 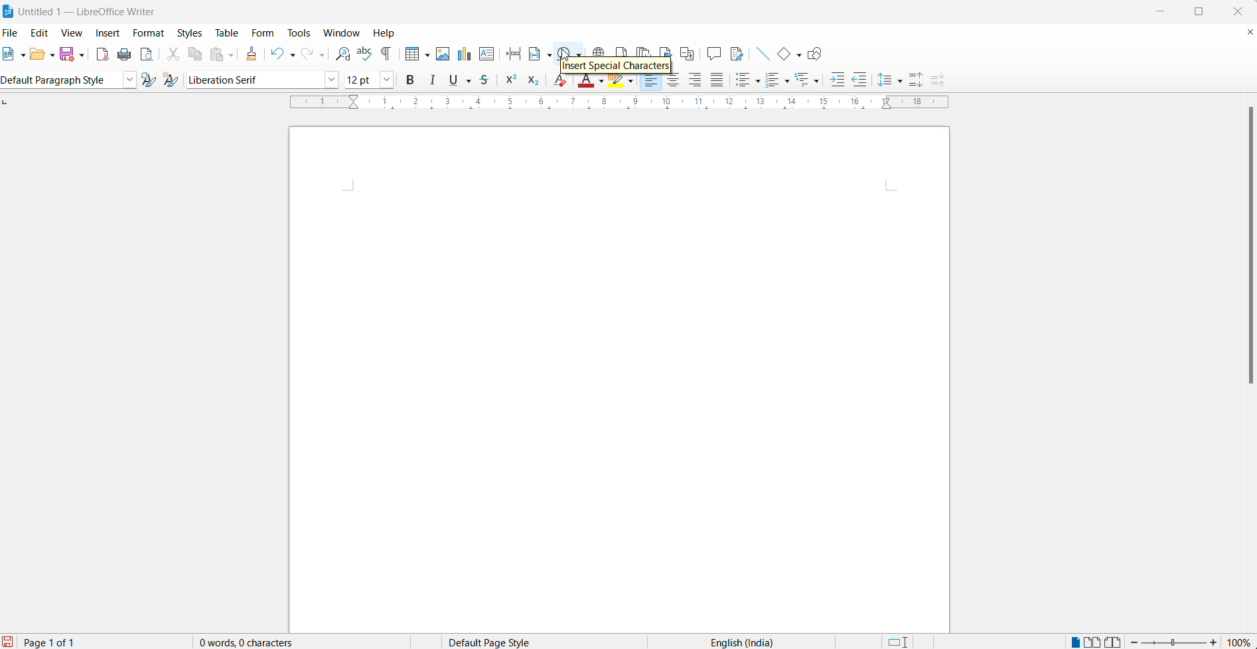 What do you see at coordinates (306, 54) in the screenshot?
I see `redo` at bounding box center [306, 54].